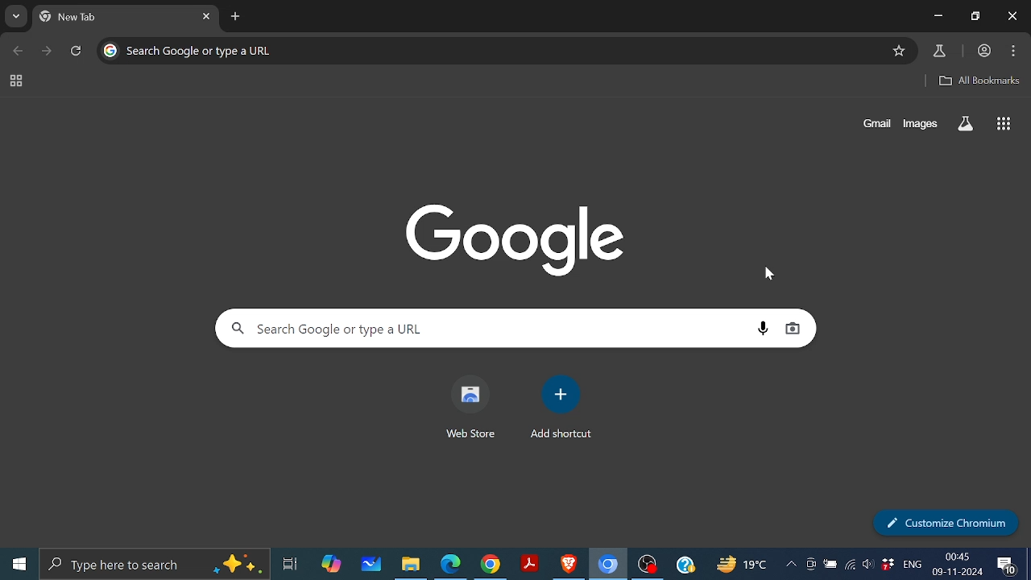 Image resolution: width=1031 pixels, height=580 pixels. Describe the element at coordinates (237, 16) in the screenshot. I see `Add new tab` at that location.